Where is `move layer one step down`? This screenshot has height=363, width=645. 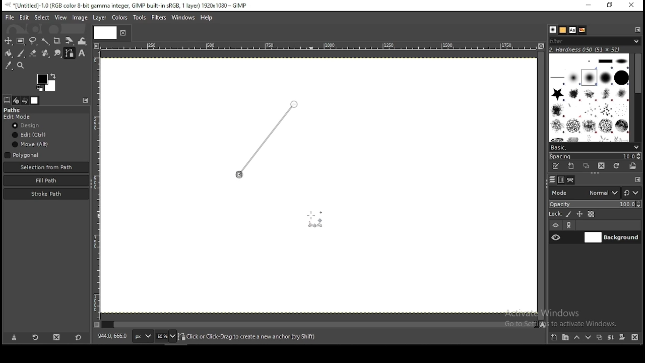
move layer one step down is located at coordinates (589, 338).